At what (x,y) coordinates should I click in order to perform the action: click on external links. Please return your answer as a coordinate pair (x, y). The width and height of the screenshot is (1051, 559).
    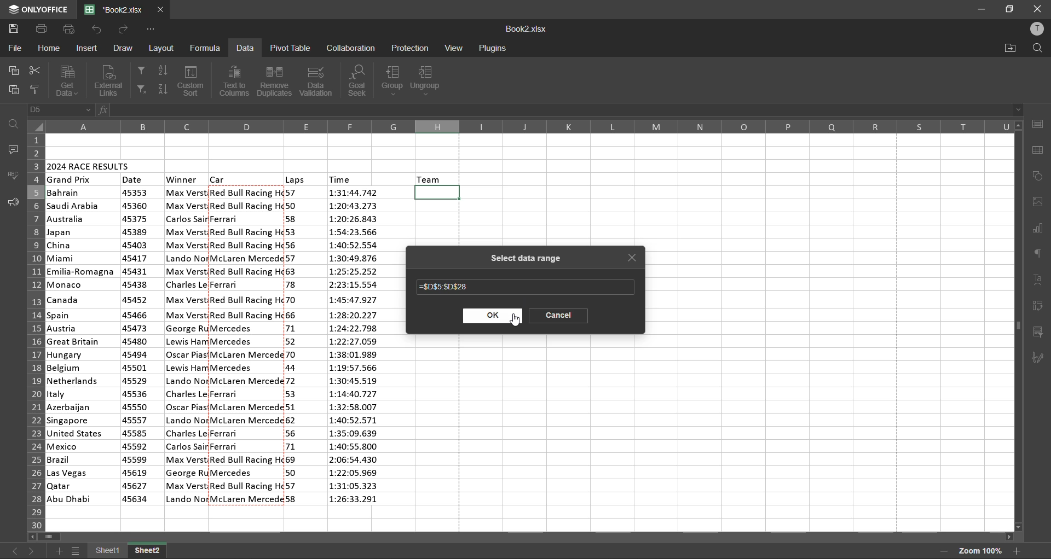
    Looking at the image, I should click on (111, 80).